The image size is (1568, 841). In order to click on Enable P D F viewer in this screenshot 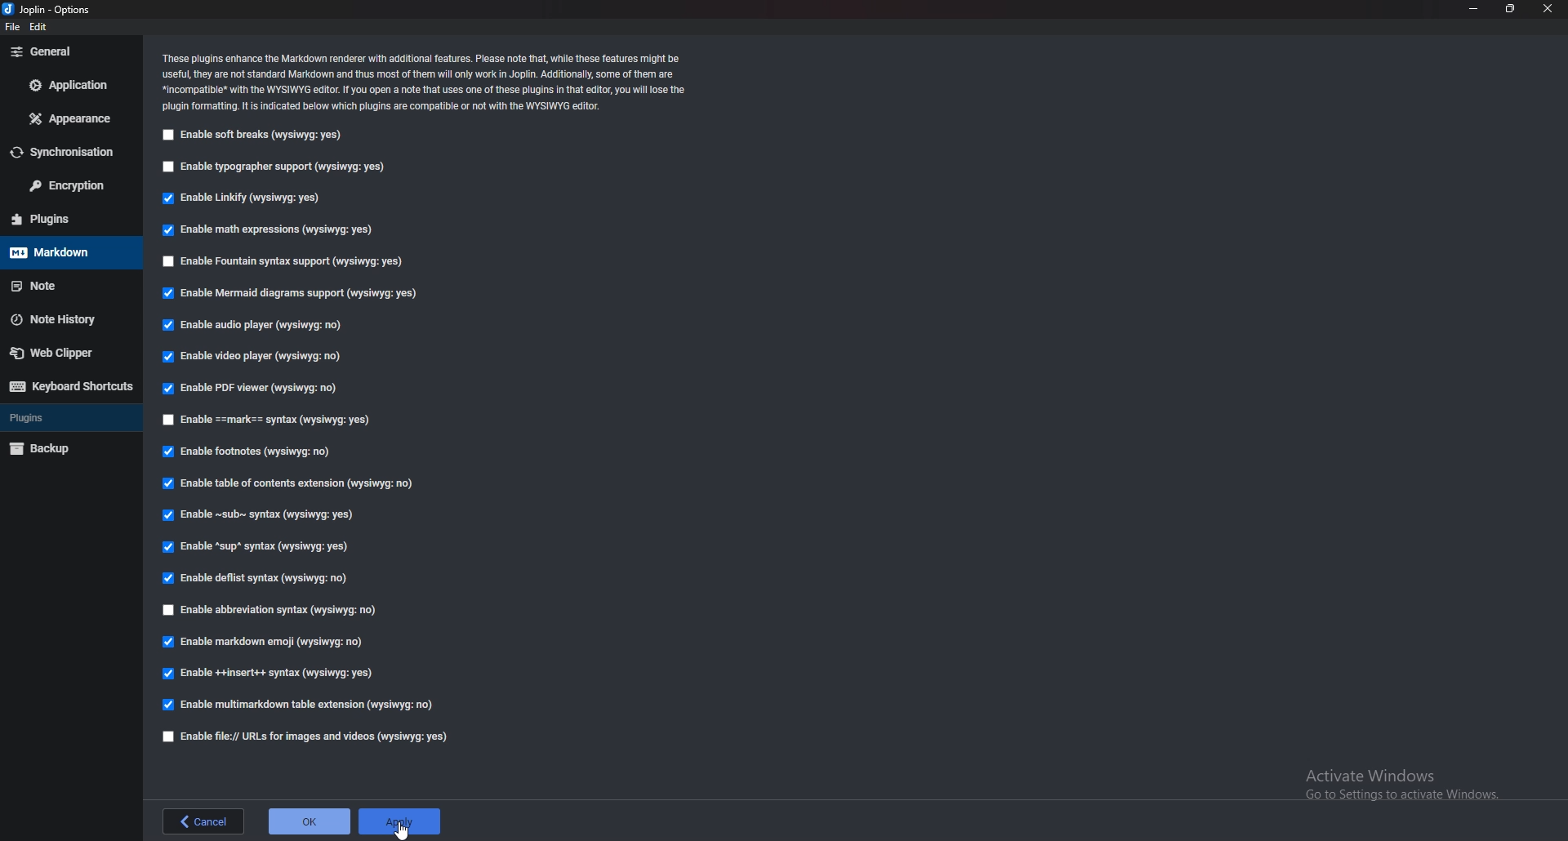, I will do `click(247, 389)`.